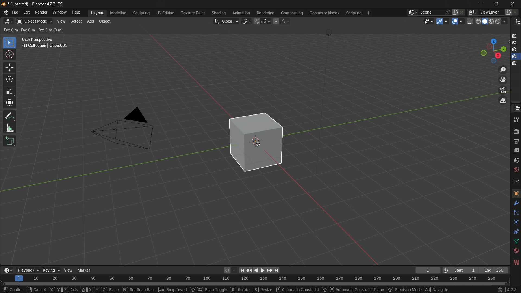  I want to click on shading menu, so click(218, 13).